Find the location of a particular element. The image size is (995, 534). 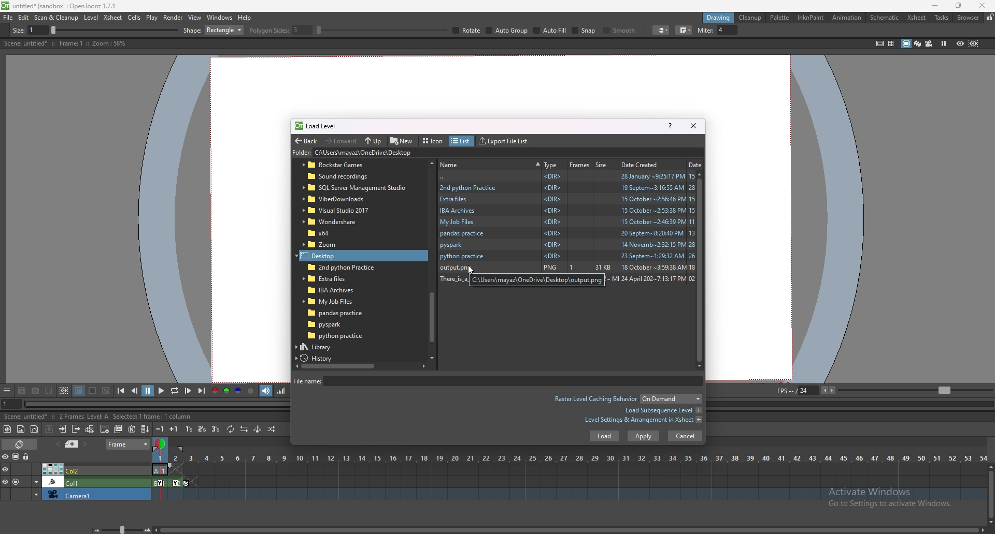

back is located at coordinates (567, 176).